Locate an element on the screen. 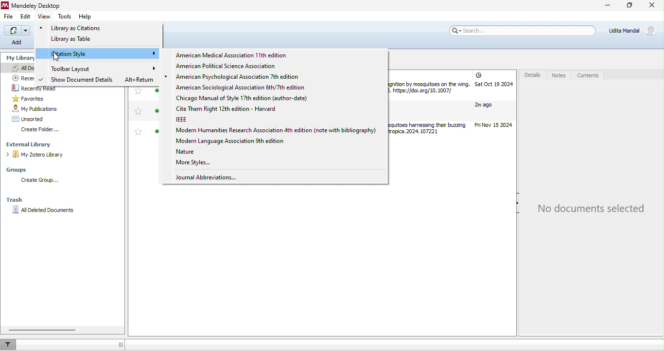 The height and width of the screenshot is (351, 664). no document selected is located at coordinates (592, 209).